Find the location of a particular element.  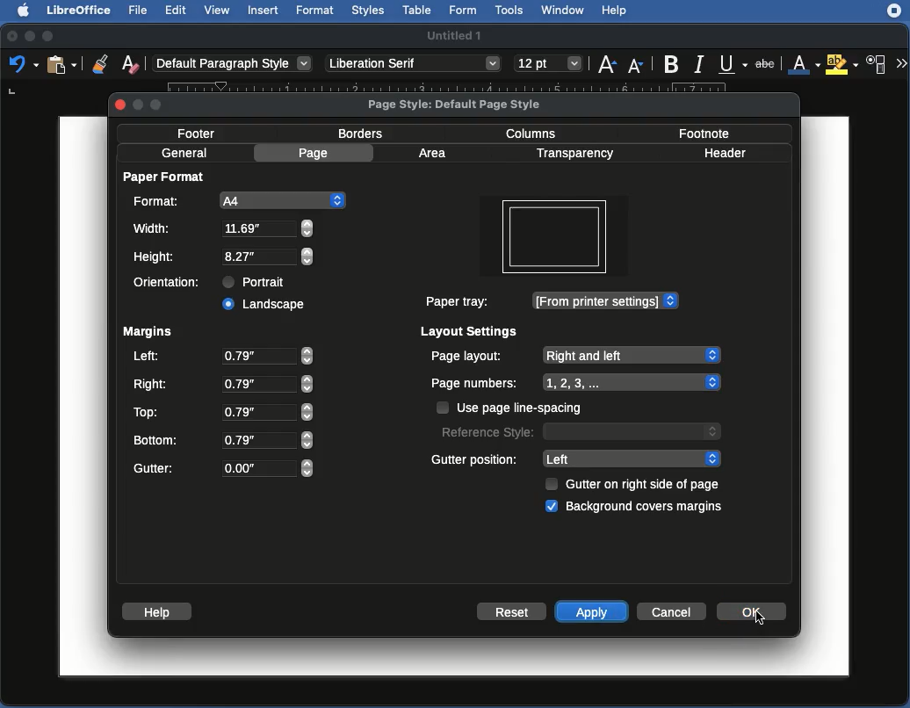

Printer settings is located at coordinates (606, 301).